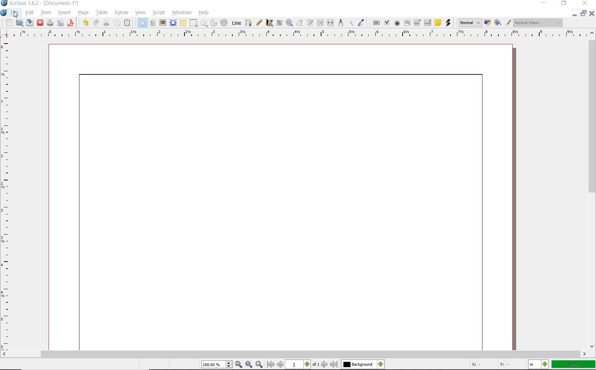 The width and height of the screenshot is (596, 370). I want to click on edit contents of frame, so click(300, 23).